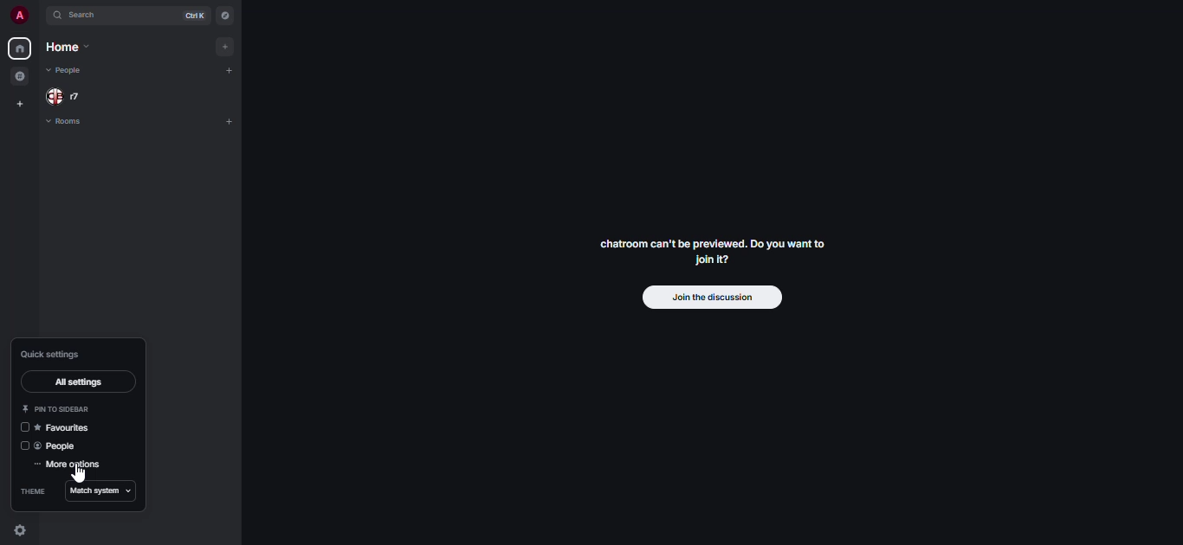 The width and height of the screenshot is (1183, 545). Describe the element at coordinates (712, 297) in the screenshot. I see `join the discussion` at that location.